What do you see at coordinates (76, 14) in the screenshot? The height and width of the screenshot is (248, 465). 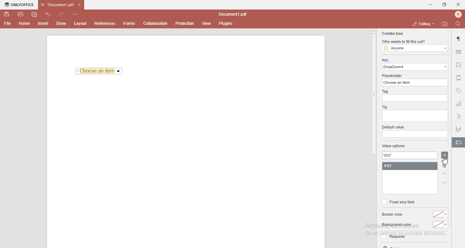 I see `customise quick access toolbar` at bounding box center [76, 14].